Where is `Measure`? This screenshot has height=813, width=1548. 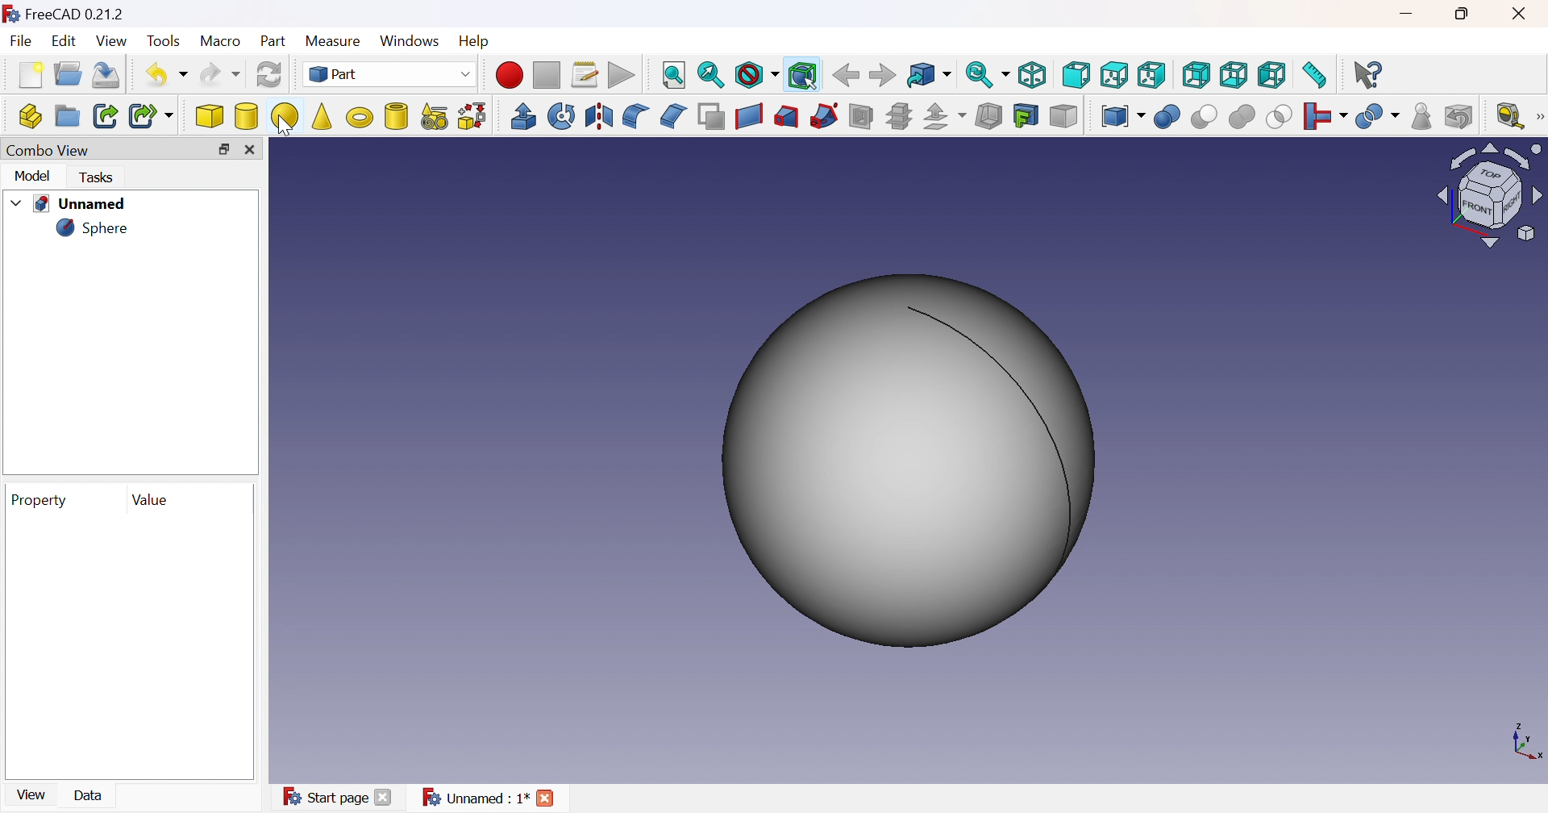 Measure is located at coordinates (333, 42).